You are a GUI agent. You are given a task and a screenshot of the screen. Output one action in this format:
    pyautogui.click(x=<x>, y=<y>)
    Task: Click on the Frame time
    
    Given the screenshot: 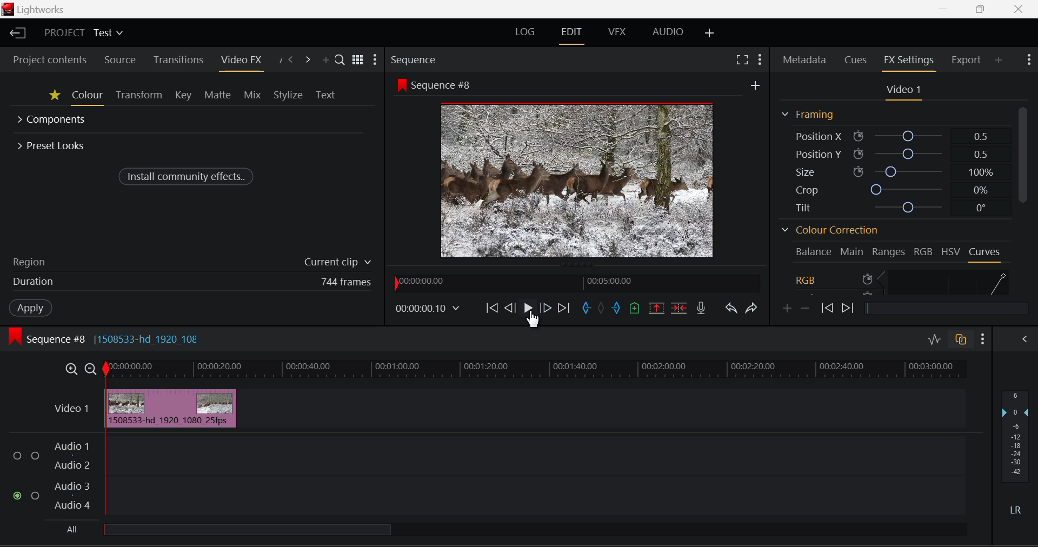 What is the action you would take?
    pyautogui.click(x=429, y=310)
    